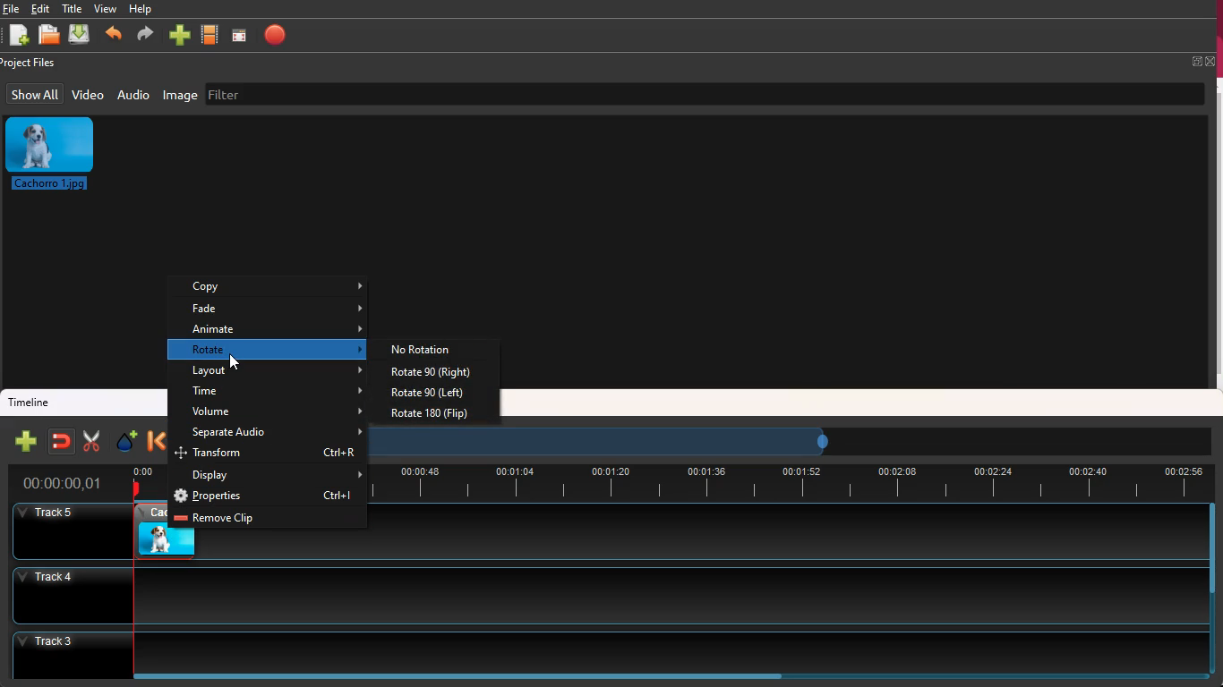 This screenshot has height=687, width=1223. I want to click on remove clip, so click(266, 519).